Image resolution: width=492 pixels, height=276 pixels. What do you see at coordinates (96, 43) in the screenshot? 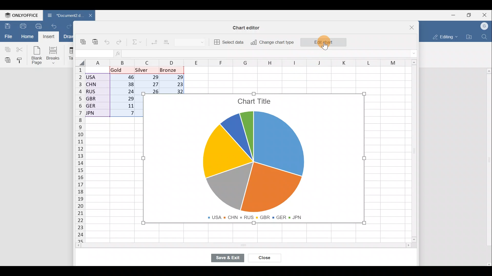
I see `Paste` at bounding box center [96, 43].